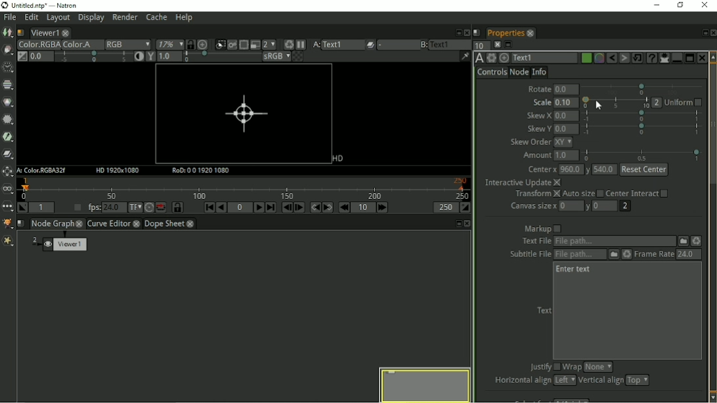 Image resolution: width=717 pixels, height=403 pixels. I want to click on Extra, so click(7, 243).